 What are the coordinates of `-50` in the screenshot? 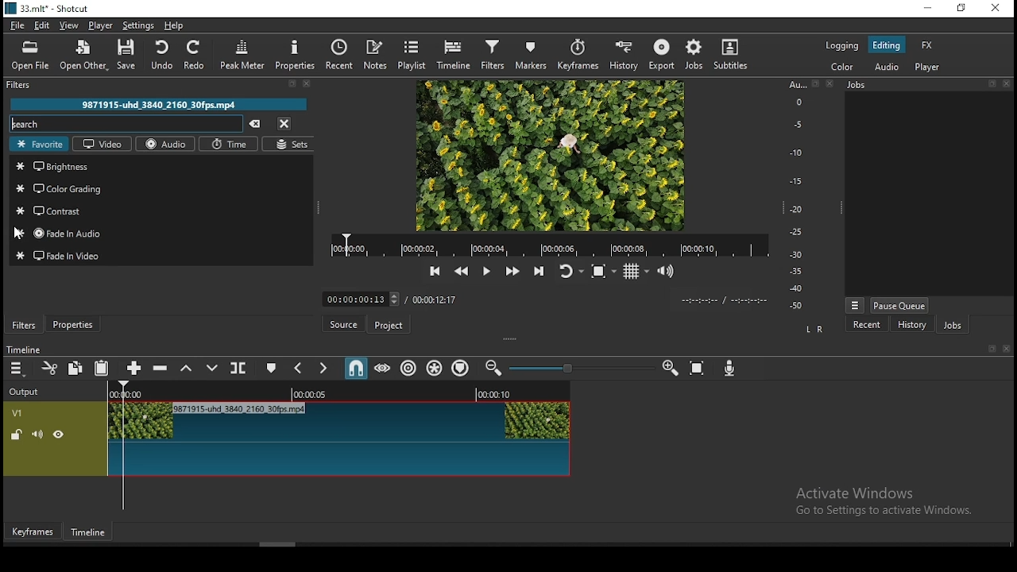 It's located at (797, 307).